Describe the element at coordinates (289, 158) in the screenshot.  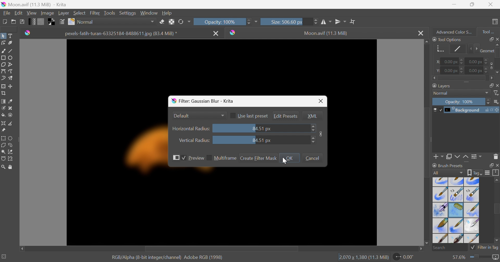
I see `OK` at that location.